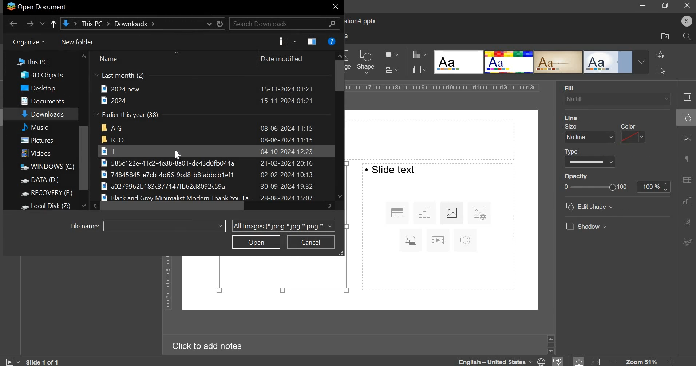 The height and width of the screenshot is (366, 696). What do you see at coordinates (688, 241) in the screenshot?
I see `signature` at bounding box center [688, 241].